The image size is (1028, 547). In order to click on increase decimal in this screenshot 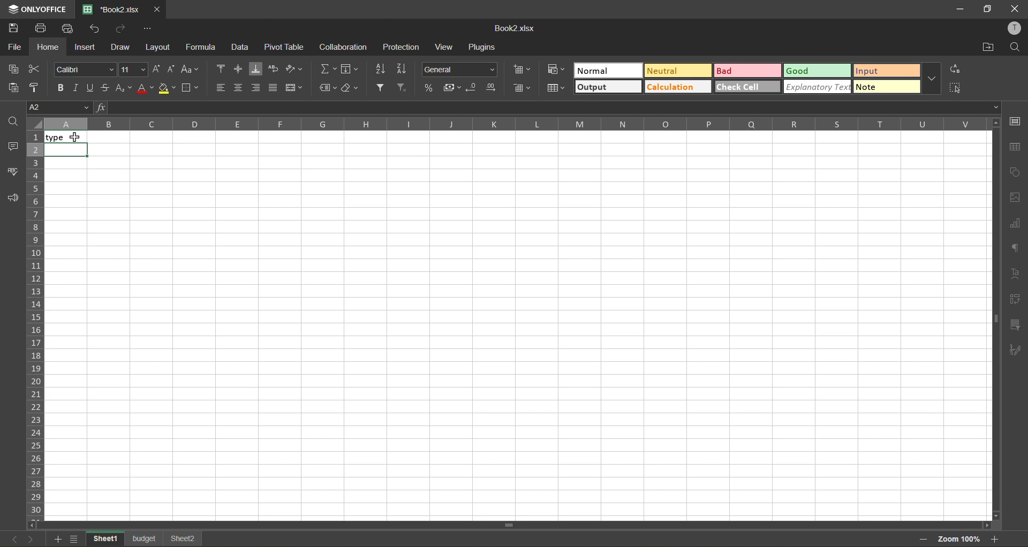, I will do `click(492, 88)`.